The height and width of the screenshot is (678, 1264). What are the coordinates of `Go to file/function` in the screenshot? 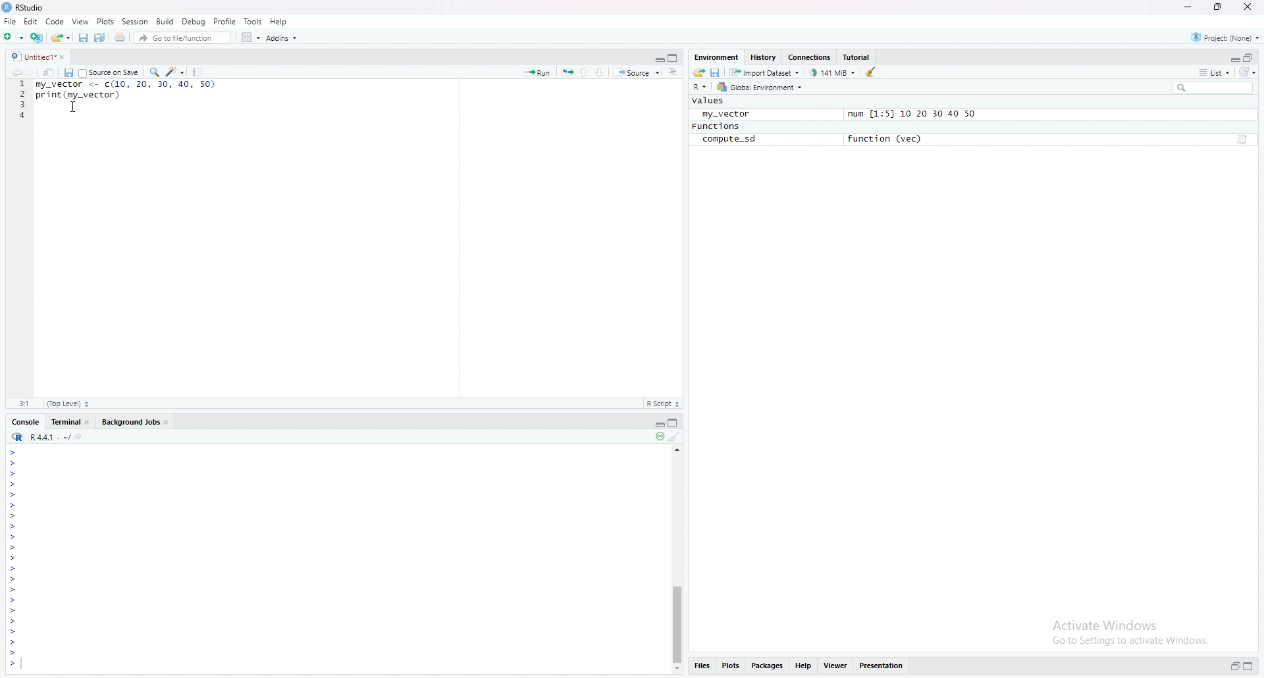 It's located at (181, 37).